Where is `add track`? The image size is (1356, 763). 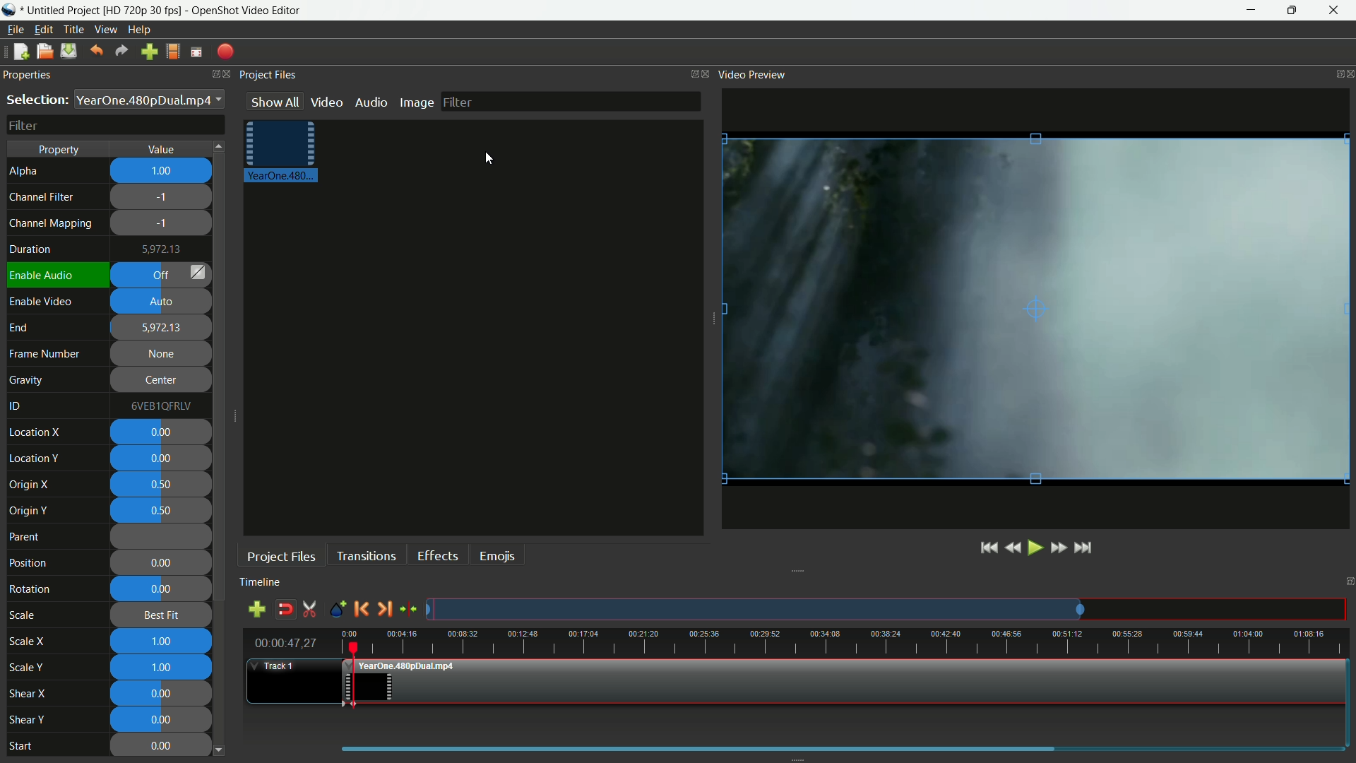
add track is located at coordinates (256, 609).